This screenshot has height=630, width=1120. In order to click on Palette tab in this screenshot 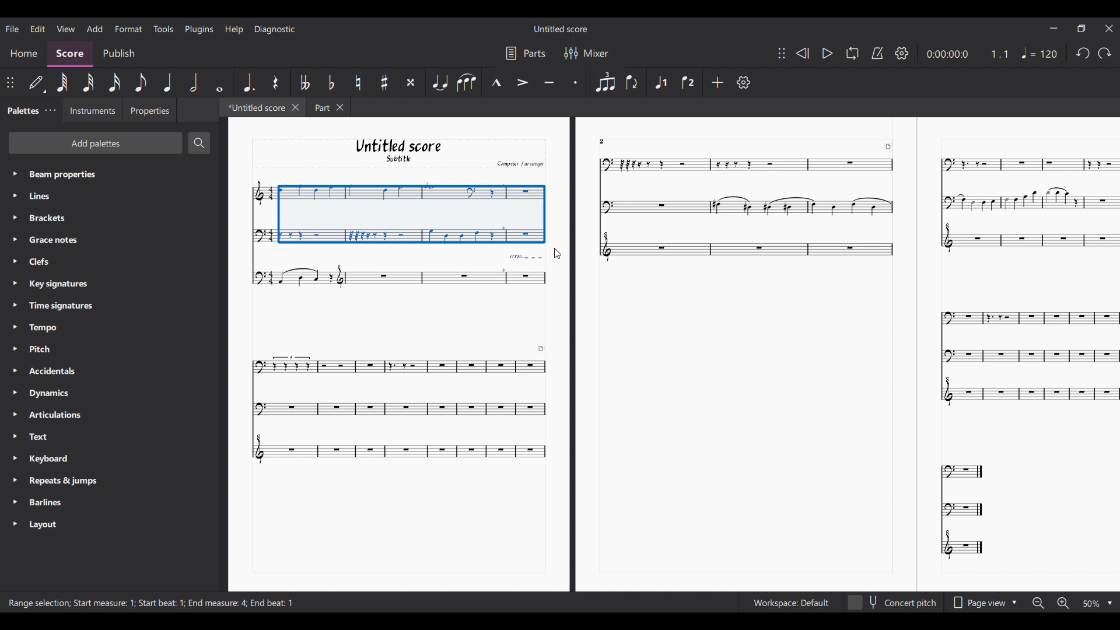, I will do `click(22, 110)`.